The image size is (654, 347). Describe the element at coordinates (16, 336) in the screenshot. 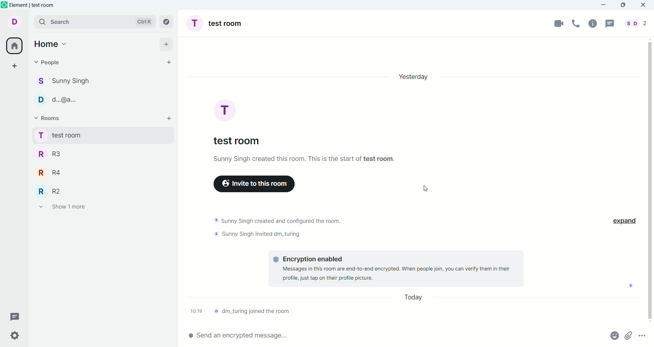

I see `settings` at that location.